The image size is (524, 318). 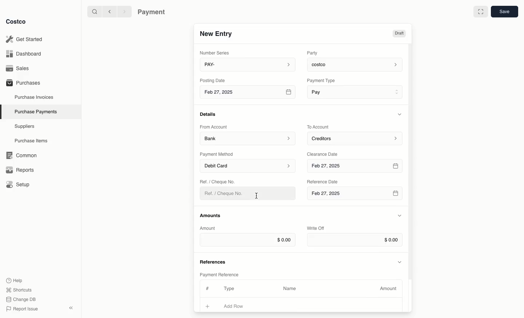 What do you see at coordinates (19, 289) in the screenshot?
I see `Shortcuts` at bounding box center [19, 289].